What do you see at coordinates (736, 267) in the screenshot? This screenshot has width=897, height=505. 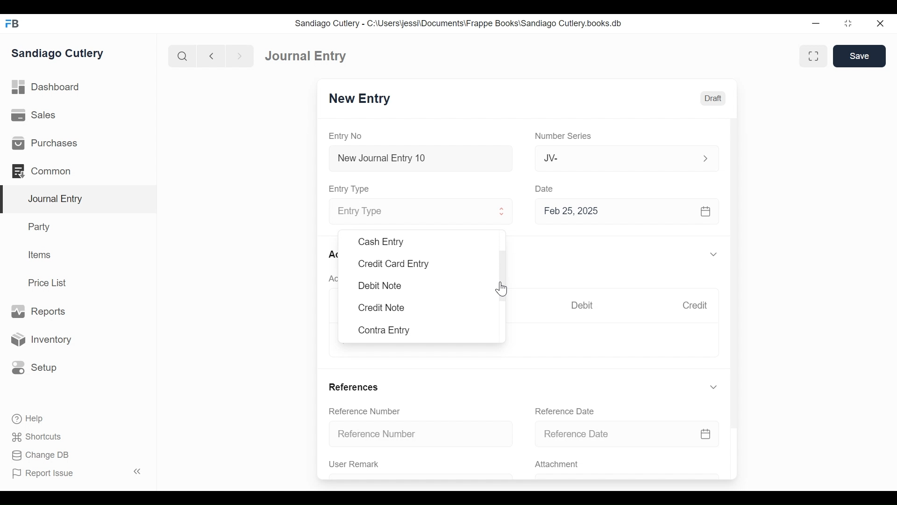 I see `Vertical Scroll bar` at bounding box center [736, 267].